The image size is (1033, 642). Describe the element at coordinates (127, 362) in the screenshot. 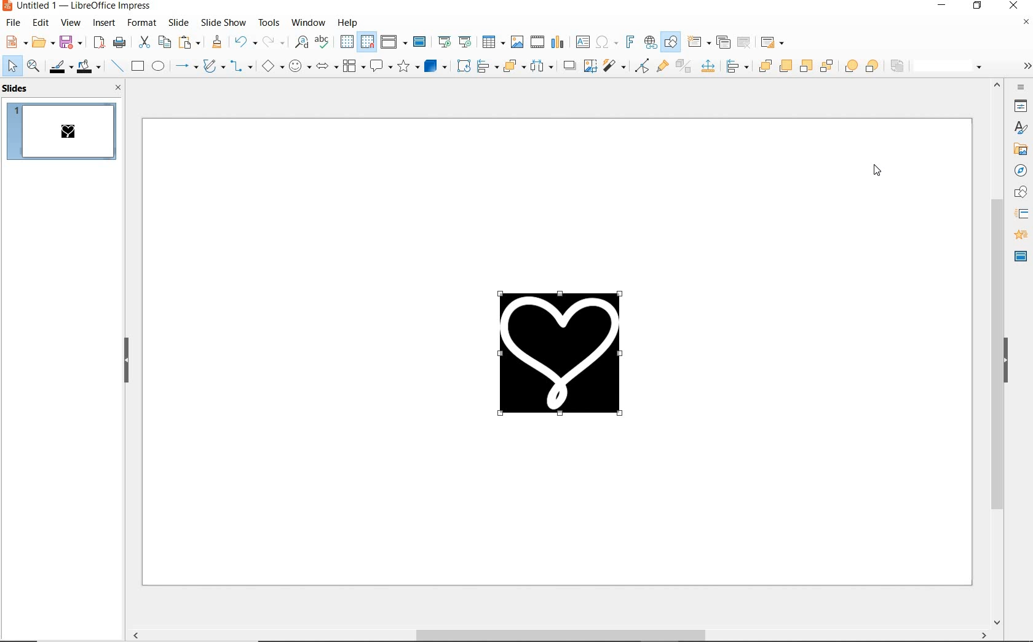

I see `HIDE` at that location.